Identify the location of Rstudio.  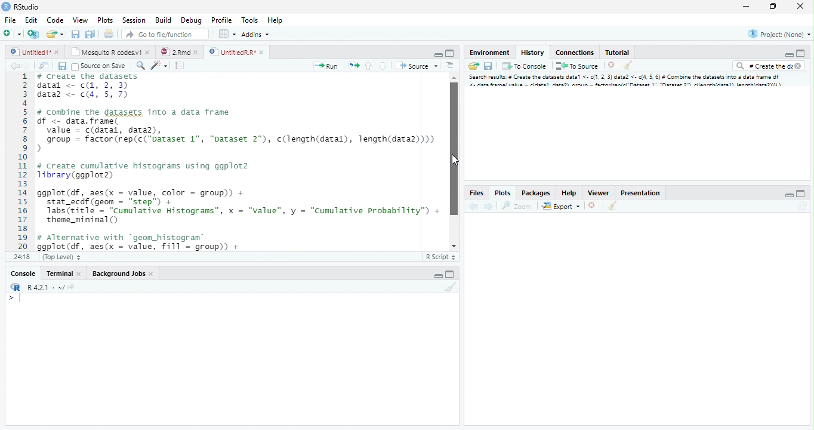
(20, 6).